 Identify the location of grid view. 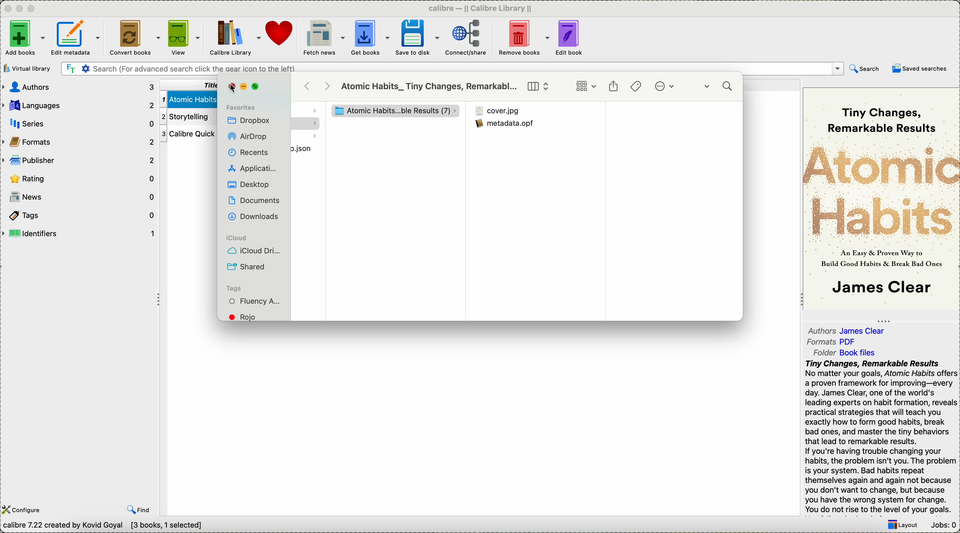
(586, 87).